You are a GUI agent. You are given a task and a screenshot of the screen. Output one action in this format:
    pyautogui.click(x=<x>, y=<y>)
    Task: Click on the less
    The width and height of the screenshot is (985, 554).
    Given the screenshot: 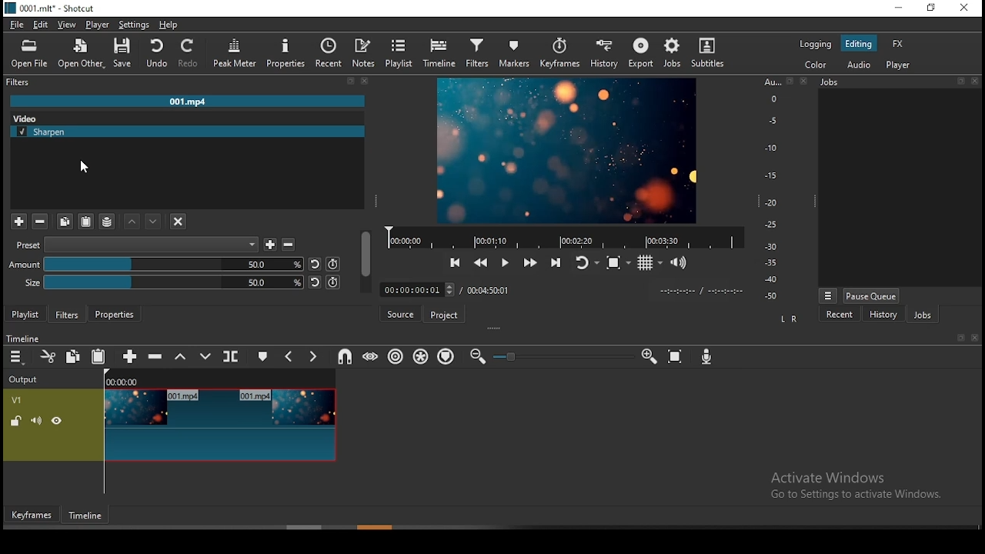 What is the action you would take?
    pyautogui.click(x=291, y=244)
    